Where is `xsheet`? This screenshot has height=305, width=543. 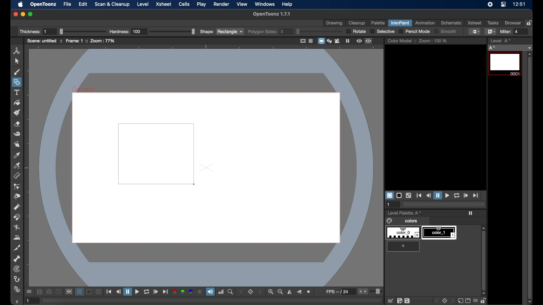
xsheet is located at coordinates (474, 23).